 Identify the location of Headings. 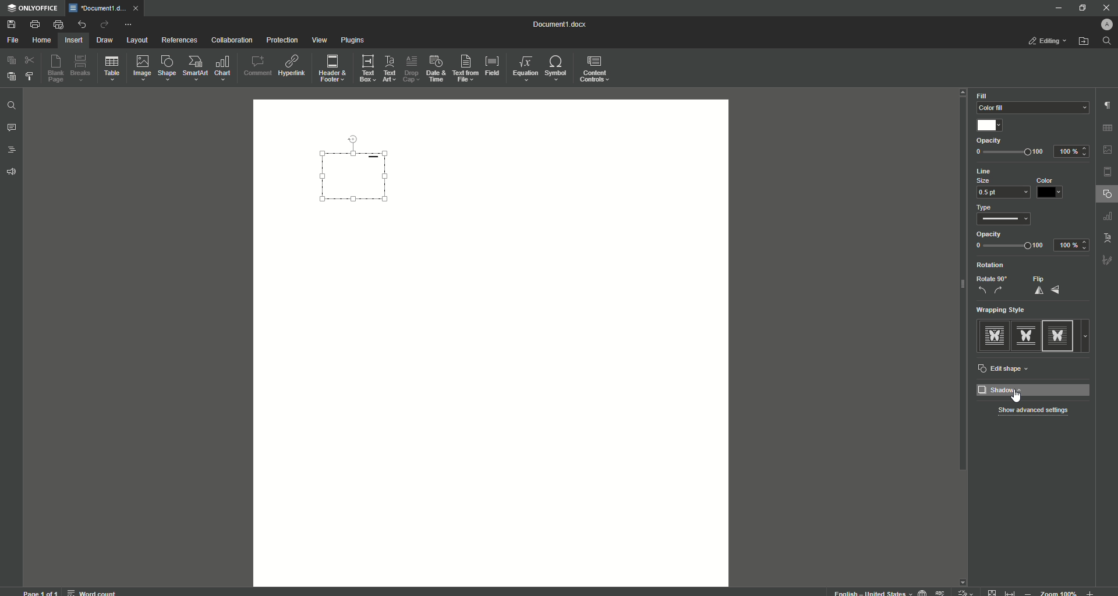
(13, 150).